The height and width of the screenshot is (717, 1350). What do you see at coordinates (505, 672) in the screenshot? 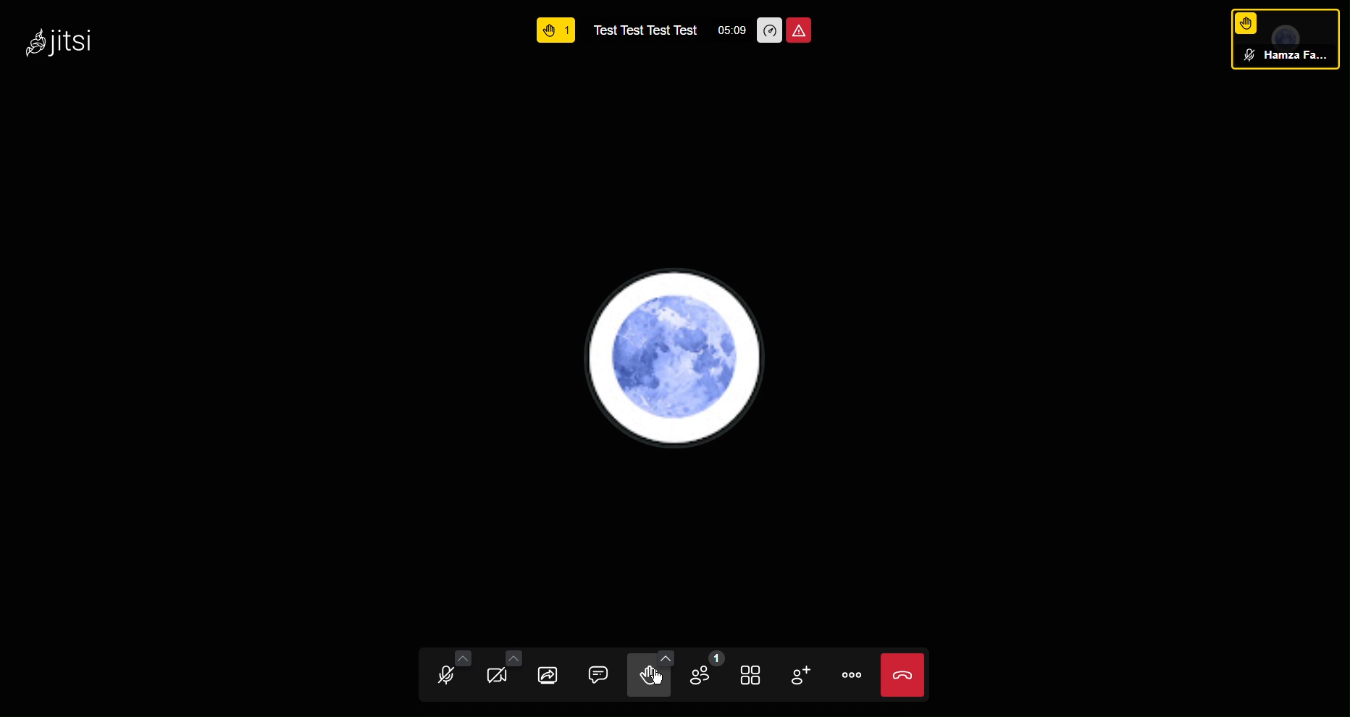
I see `Video` at bounding box center [505, 672].